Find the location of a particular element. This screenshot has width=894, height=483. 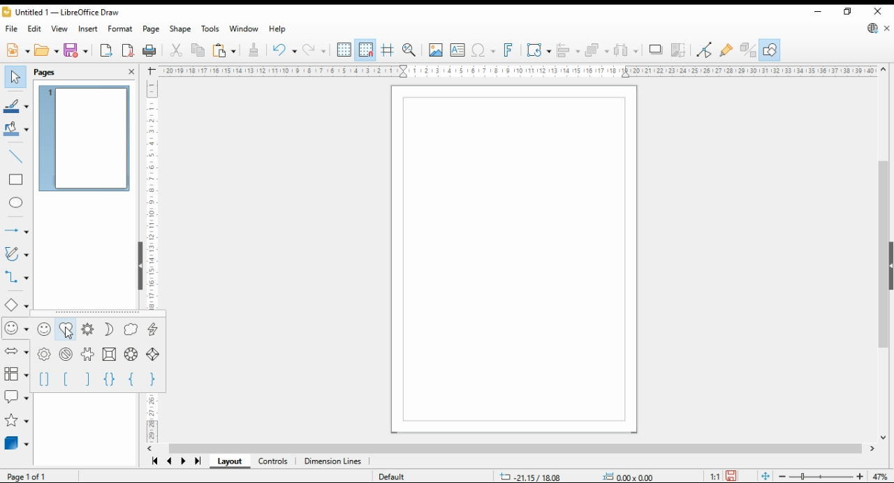

3D objects is located at coordinates (16, 443).